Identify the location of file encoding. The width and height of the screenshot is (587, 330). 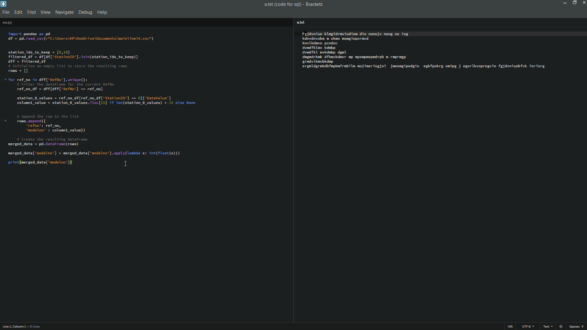
(522, 326).